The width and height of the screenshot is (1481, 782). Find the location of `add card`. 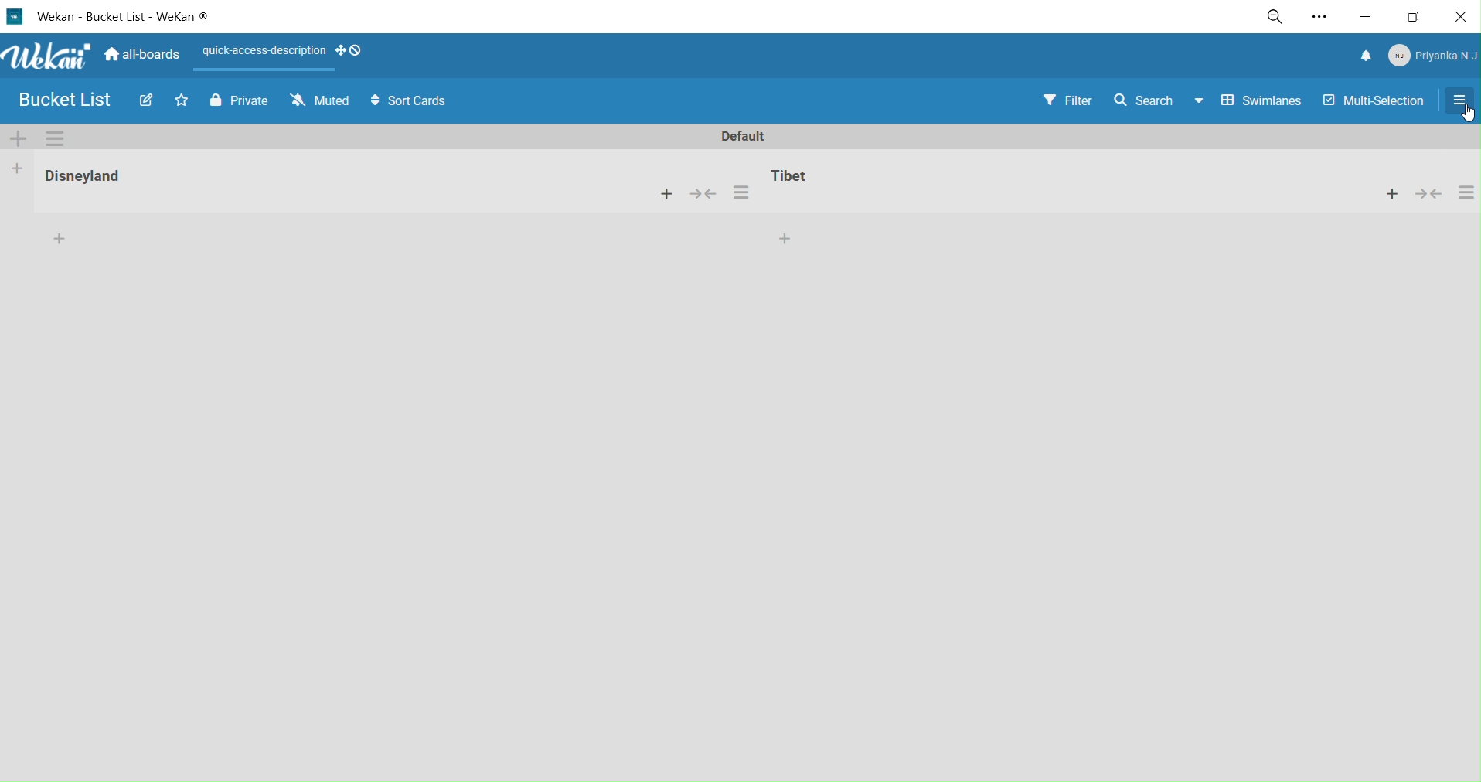

add card is located at coordinates (1391, 194).